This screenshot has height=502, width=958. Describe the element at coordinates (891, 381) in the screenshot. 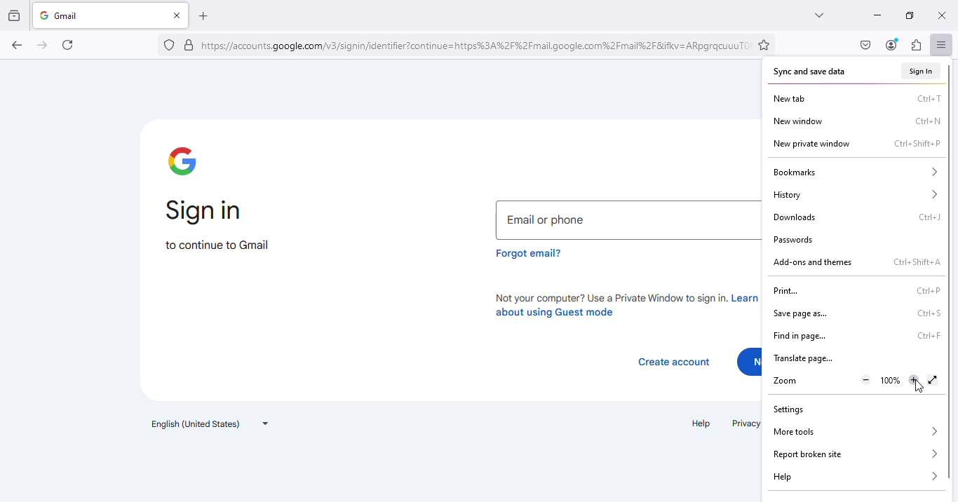

I see `Current zoom level` at that location.